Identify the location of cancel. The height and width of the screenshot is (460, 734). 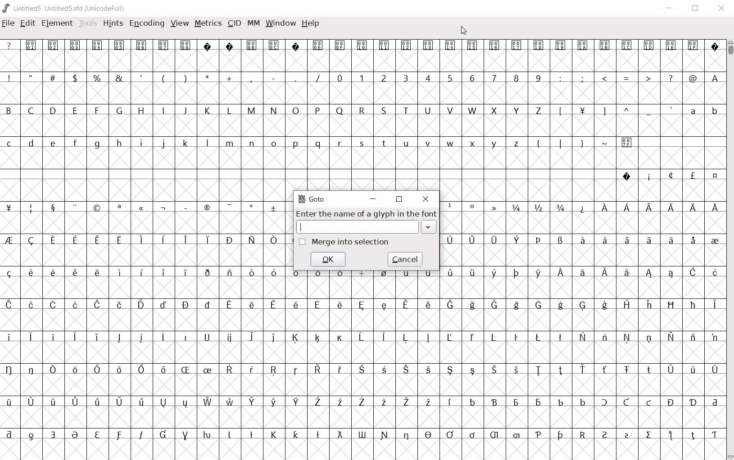
(405, 259).